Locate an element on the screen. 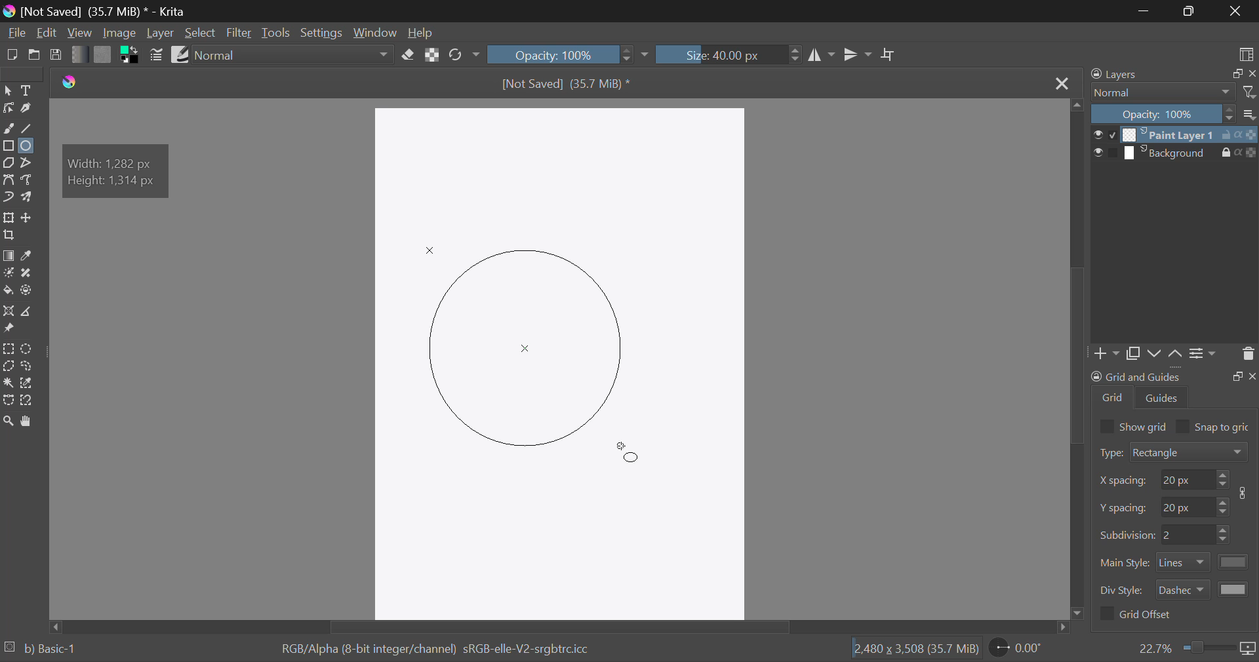 This screenshot has height=662, width=1259. Page Rotation is located at coordinates (1019, 650).